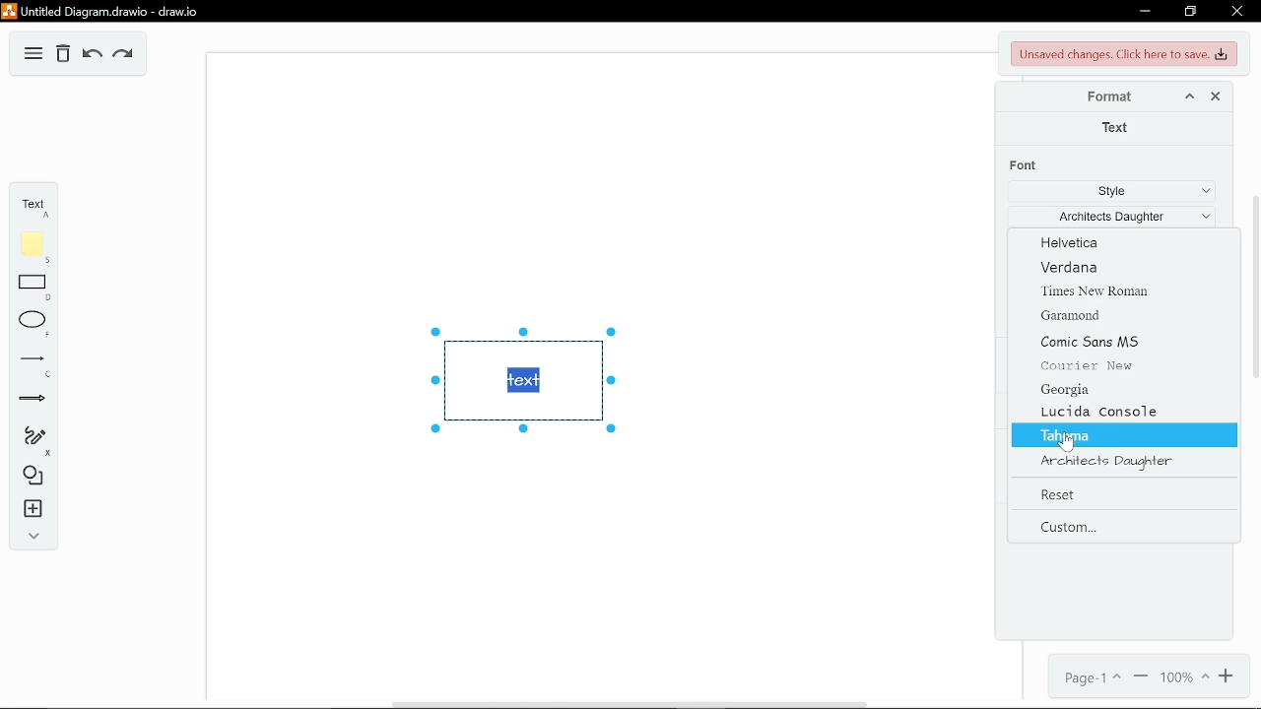 The width and height of the screenshot is (1261, 709). Describe the element at coordinates (28, 442) in the screenshot. I see `freehand` at that location.